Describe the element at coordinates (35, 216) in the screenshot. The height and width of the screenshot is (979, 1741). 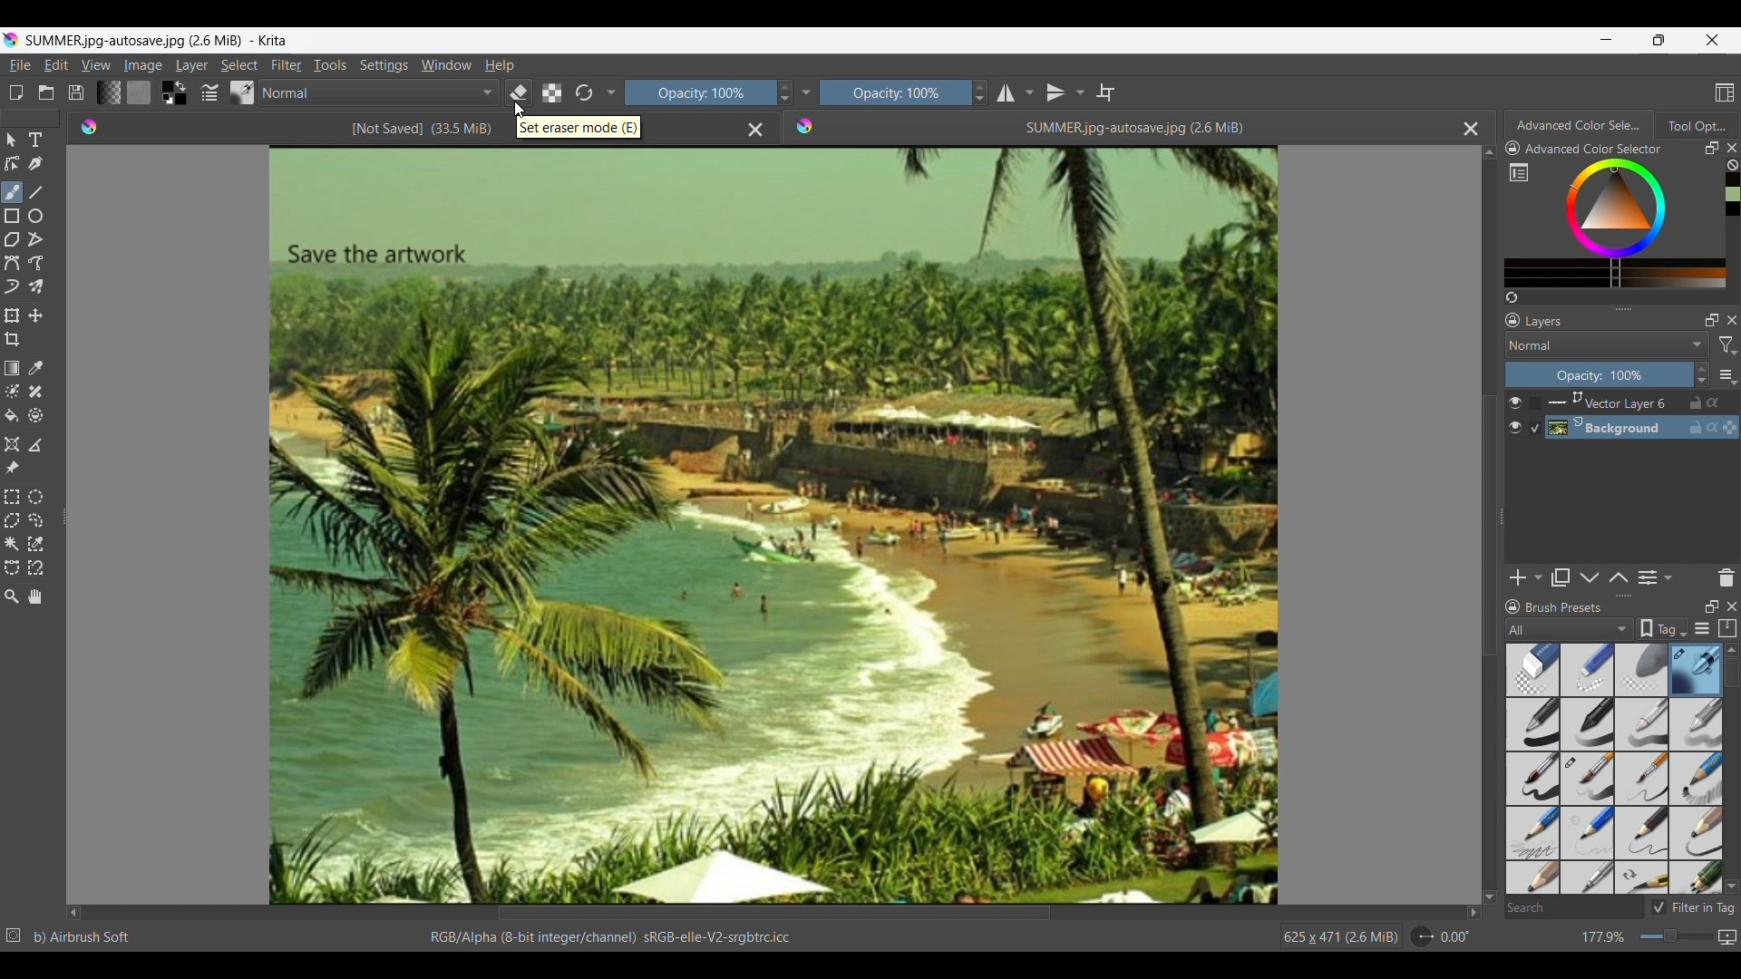
I see `Ellipse tool` at that location.